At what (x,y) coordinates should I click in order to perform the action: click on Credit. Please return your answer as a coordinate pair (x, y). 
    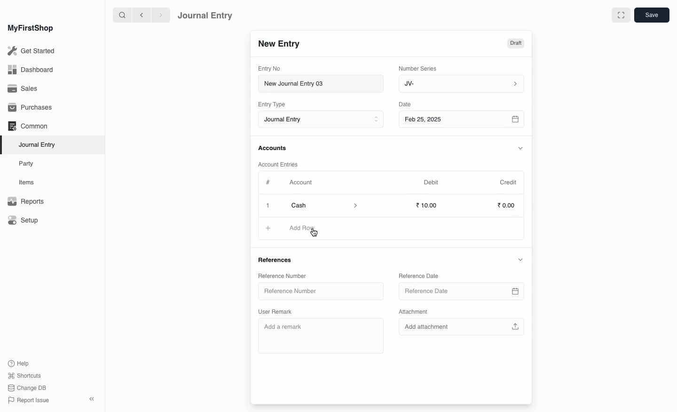
    Looking at the image, I should click on (508, 182).